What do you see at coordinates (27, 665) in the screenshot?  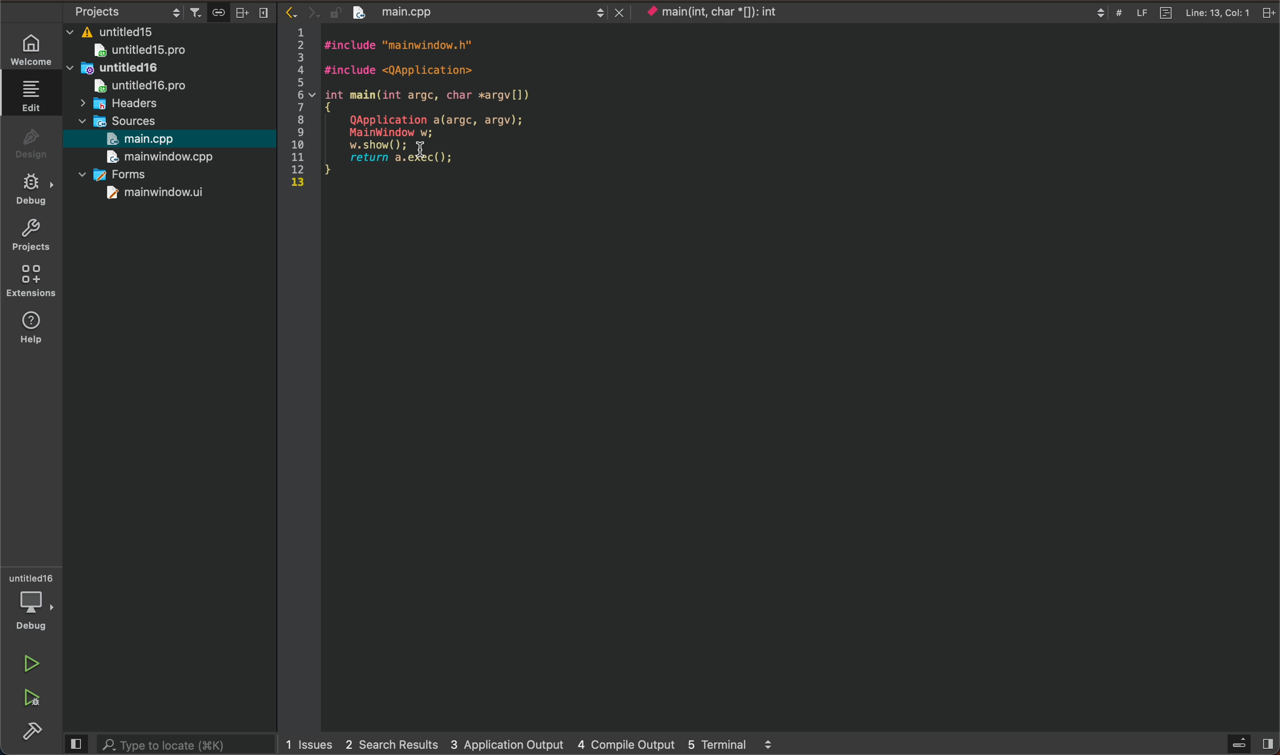 I see `run` at bounding box center [27, 665].